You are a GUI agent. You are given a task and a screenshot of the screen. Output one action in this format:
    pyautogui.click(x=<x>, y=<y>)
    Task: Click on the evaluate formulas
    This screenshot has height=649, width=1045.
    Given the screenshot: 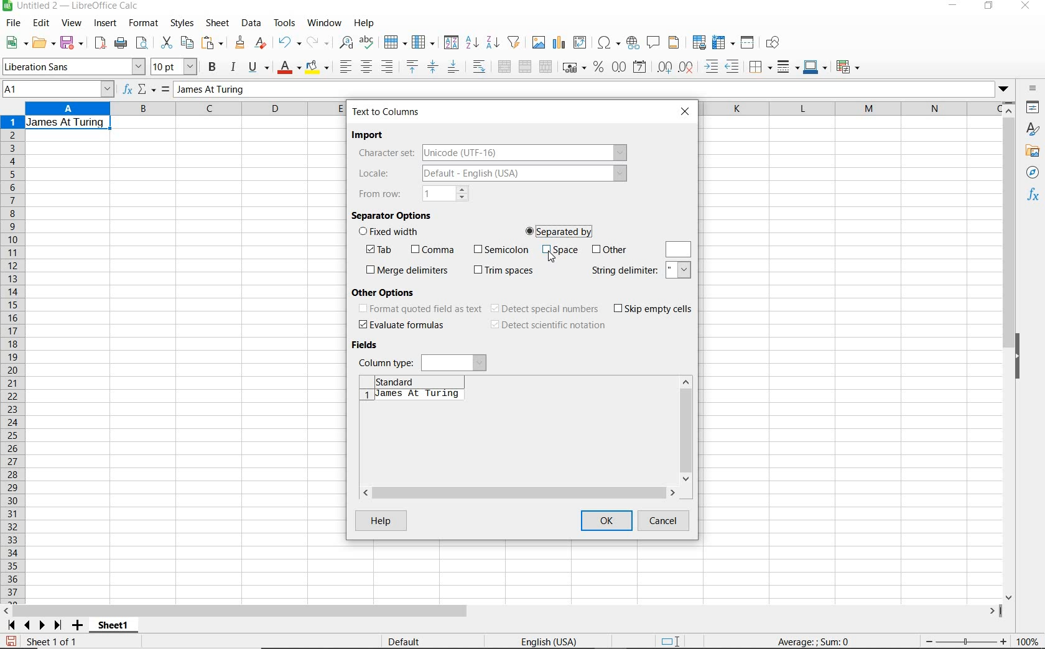 What is the action you would take?
    pyautogui.click(x=402, y=325)
    